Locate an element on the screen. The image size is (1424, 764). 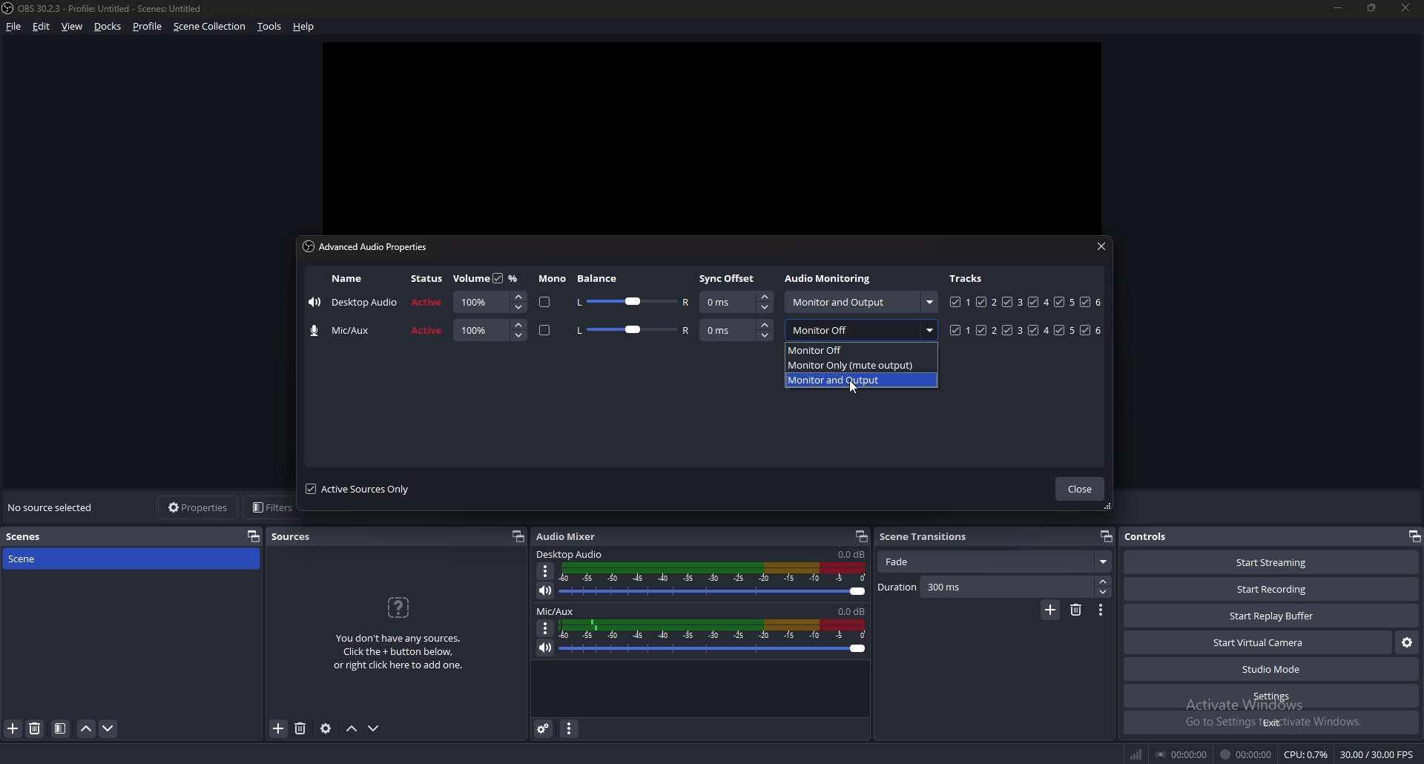
profile is located at coordinates (148, 27).